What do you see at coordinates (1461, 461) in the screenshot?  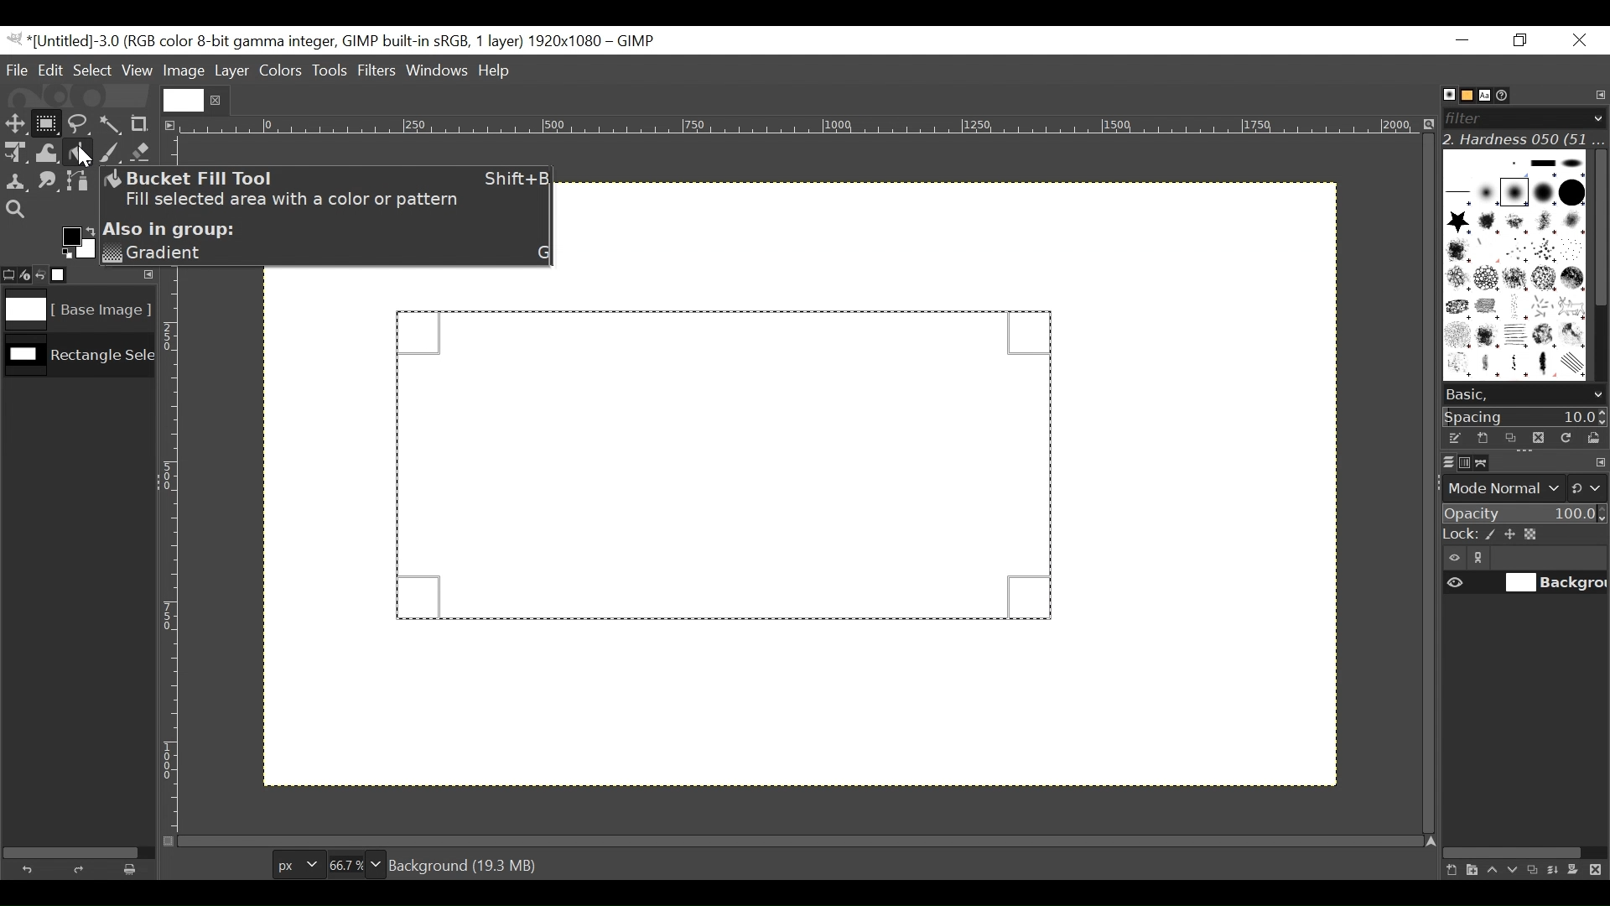 I see `Channels` at bounding box center [1461, 461].